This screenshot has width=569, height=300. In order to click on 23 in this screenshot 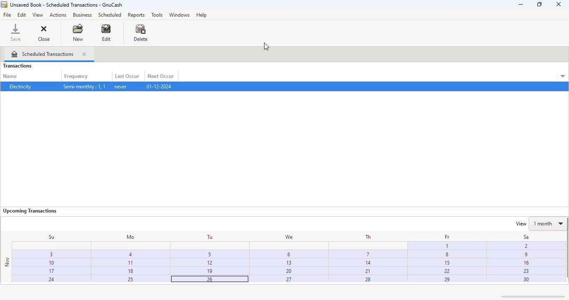, I will do `click(525, 271)`.